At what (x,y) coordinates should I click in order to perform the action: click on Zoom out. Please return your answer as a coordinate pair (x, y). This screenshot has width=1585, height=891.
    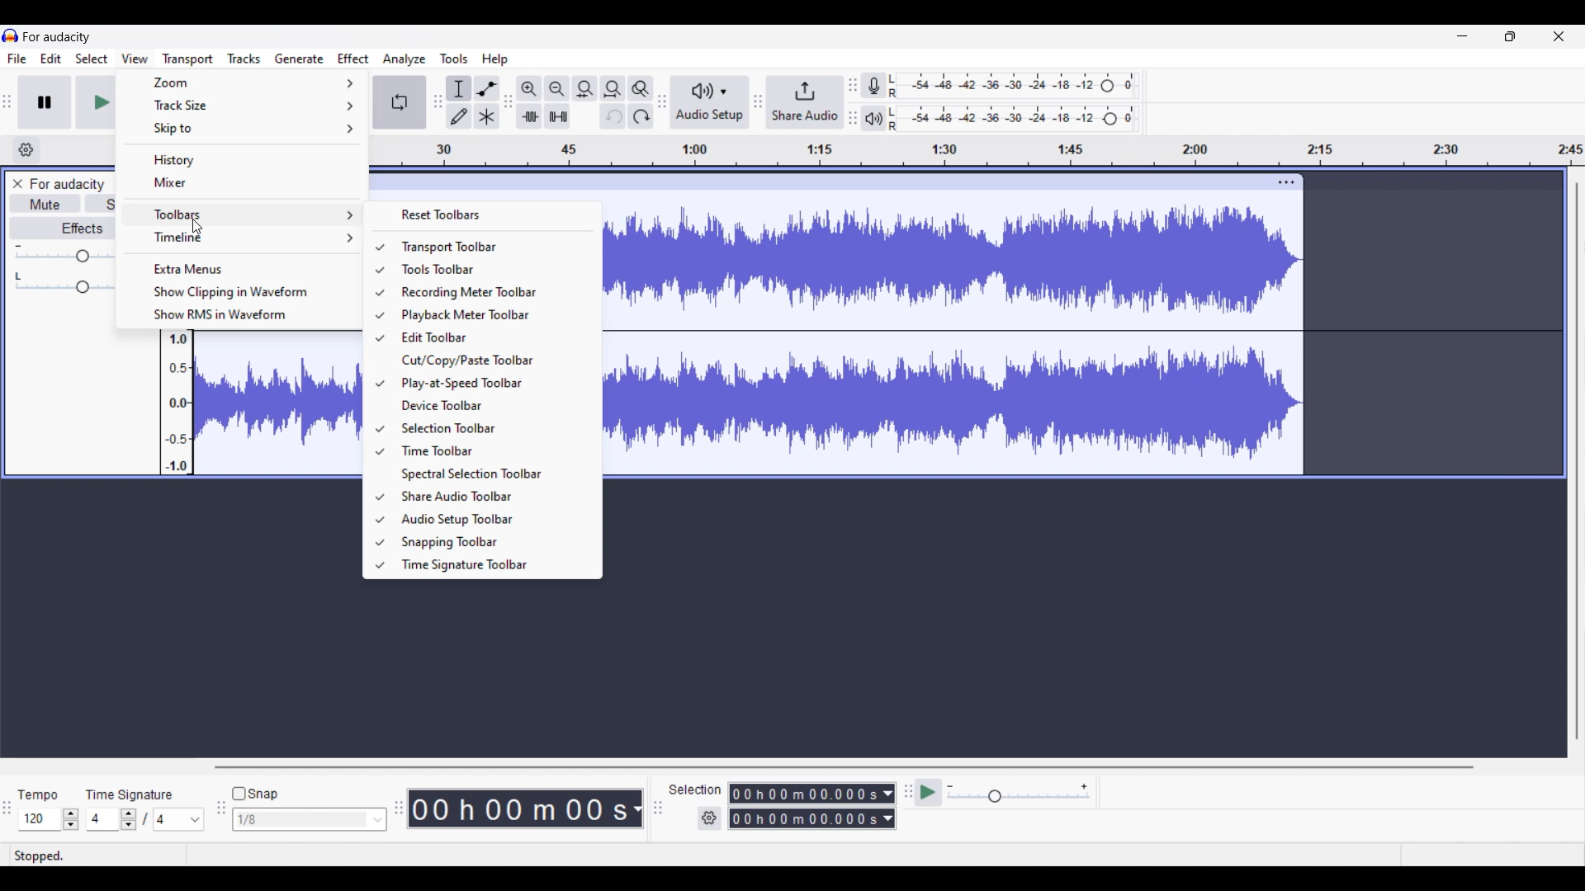
    Looking at the image, I should click on (556, 89).